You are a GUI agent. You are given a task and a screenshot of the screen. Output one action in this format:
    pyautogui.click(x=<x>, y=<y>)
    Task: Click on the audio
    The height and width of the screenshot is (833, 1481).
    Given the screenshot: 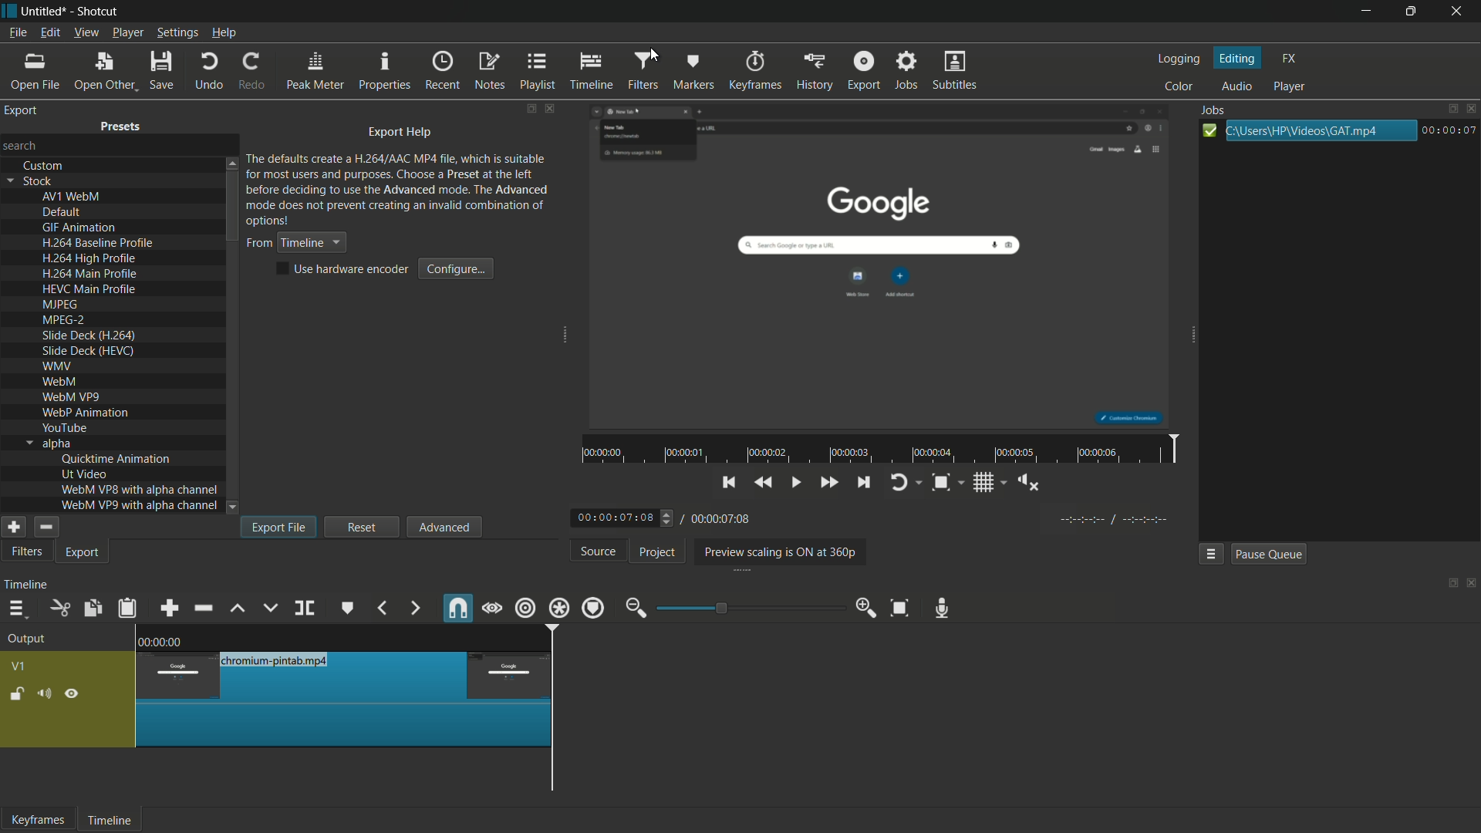 What is the action you would take?
    pyautogui.click(x=1237, y=87)
    